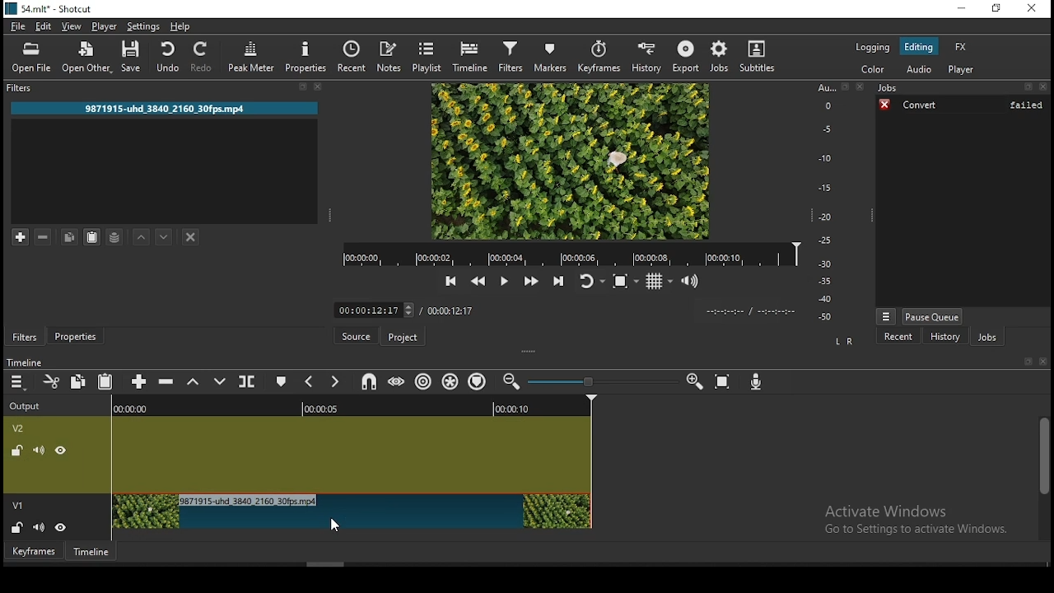 The image size is (1054, 593). Describe the element at coordinates (502, 280) in the screenshot. I see `play/pause` at that location.